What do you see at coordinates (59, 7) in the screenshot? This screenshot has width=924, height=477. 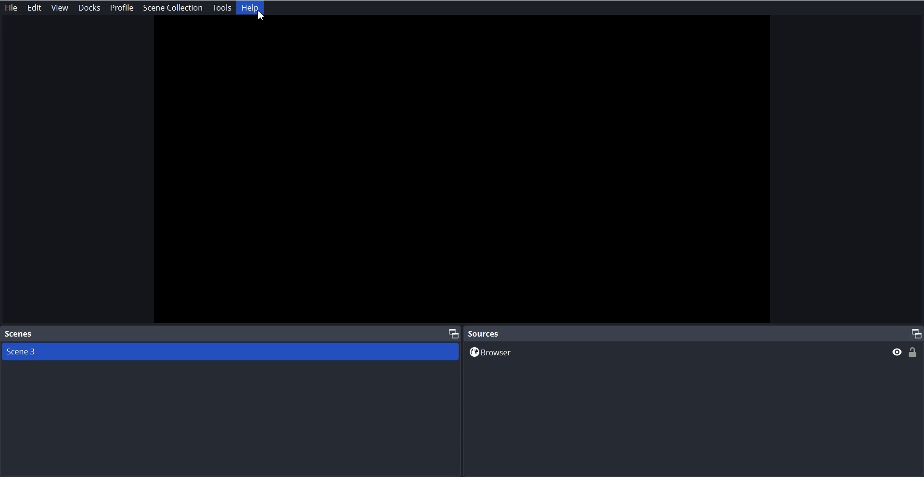 I see `View` at bounding box center [59, 7].